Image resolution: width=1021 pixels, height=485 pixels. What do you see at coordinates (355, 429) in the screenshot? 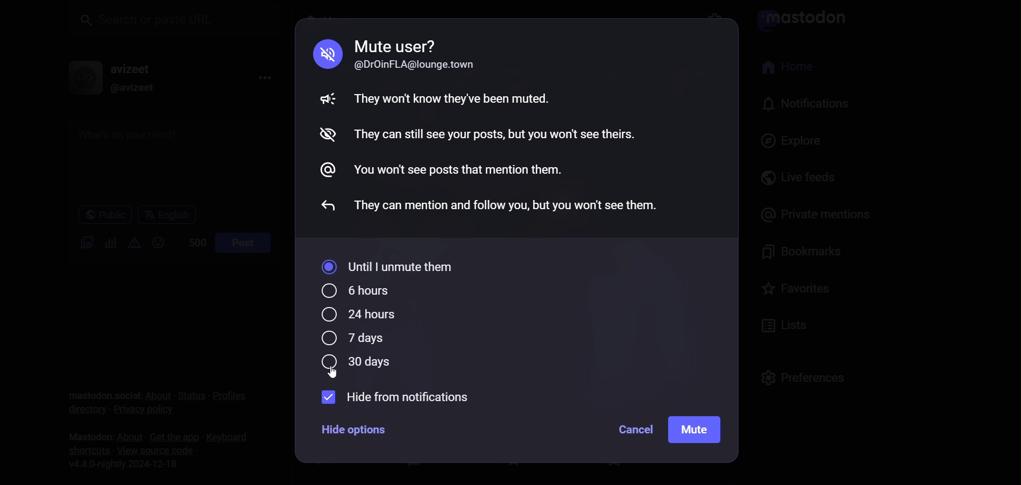
I see `hide options` at bounding box center [355, 429].